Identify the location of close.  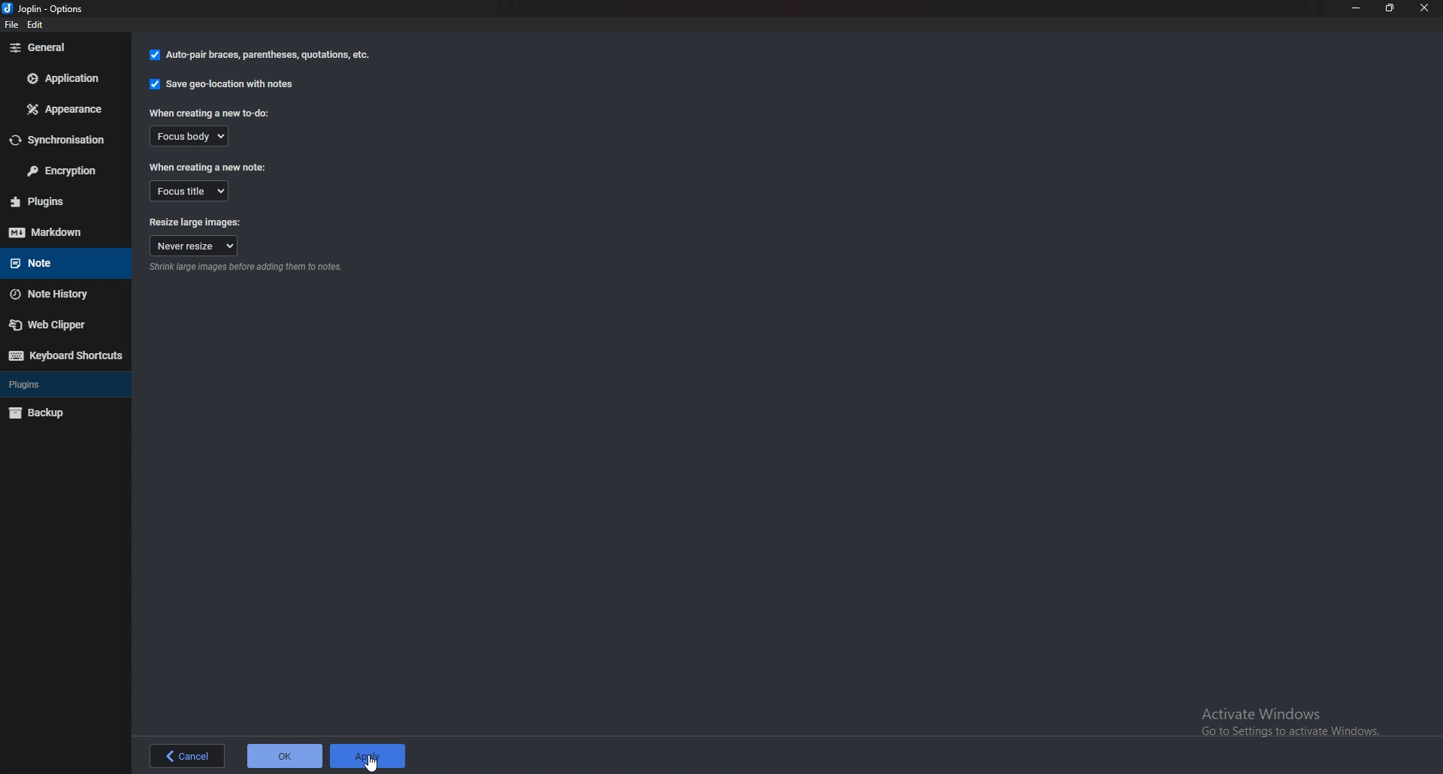
(1425, 8).